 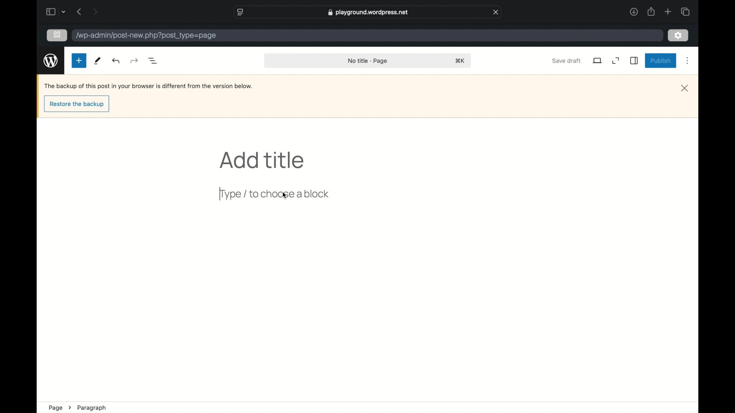 I want to click on wordpress address, so click(x=146, y=36).